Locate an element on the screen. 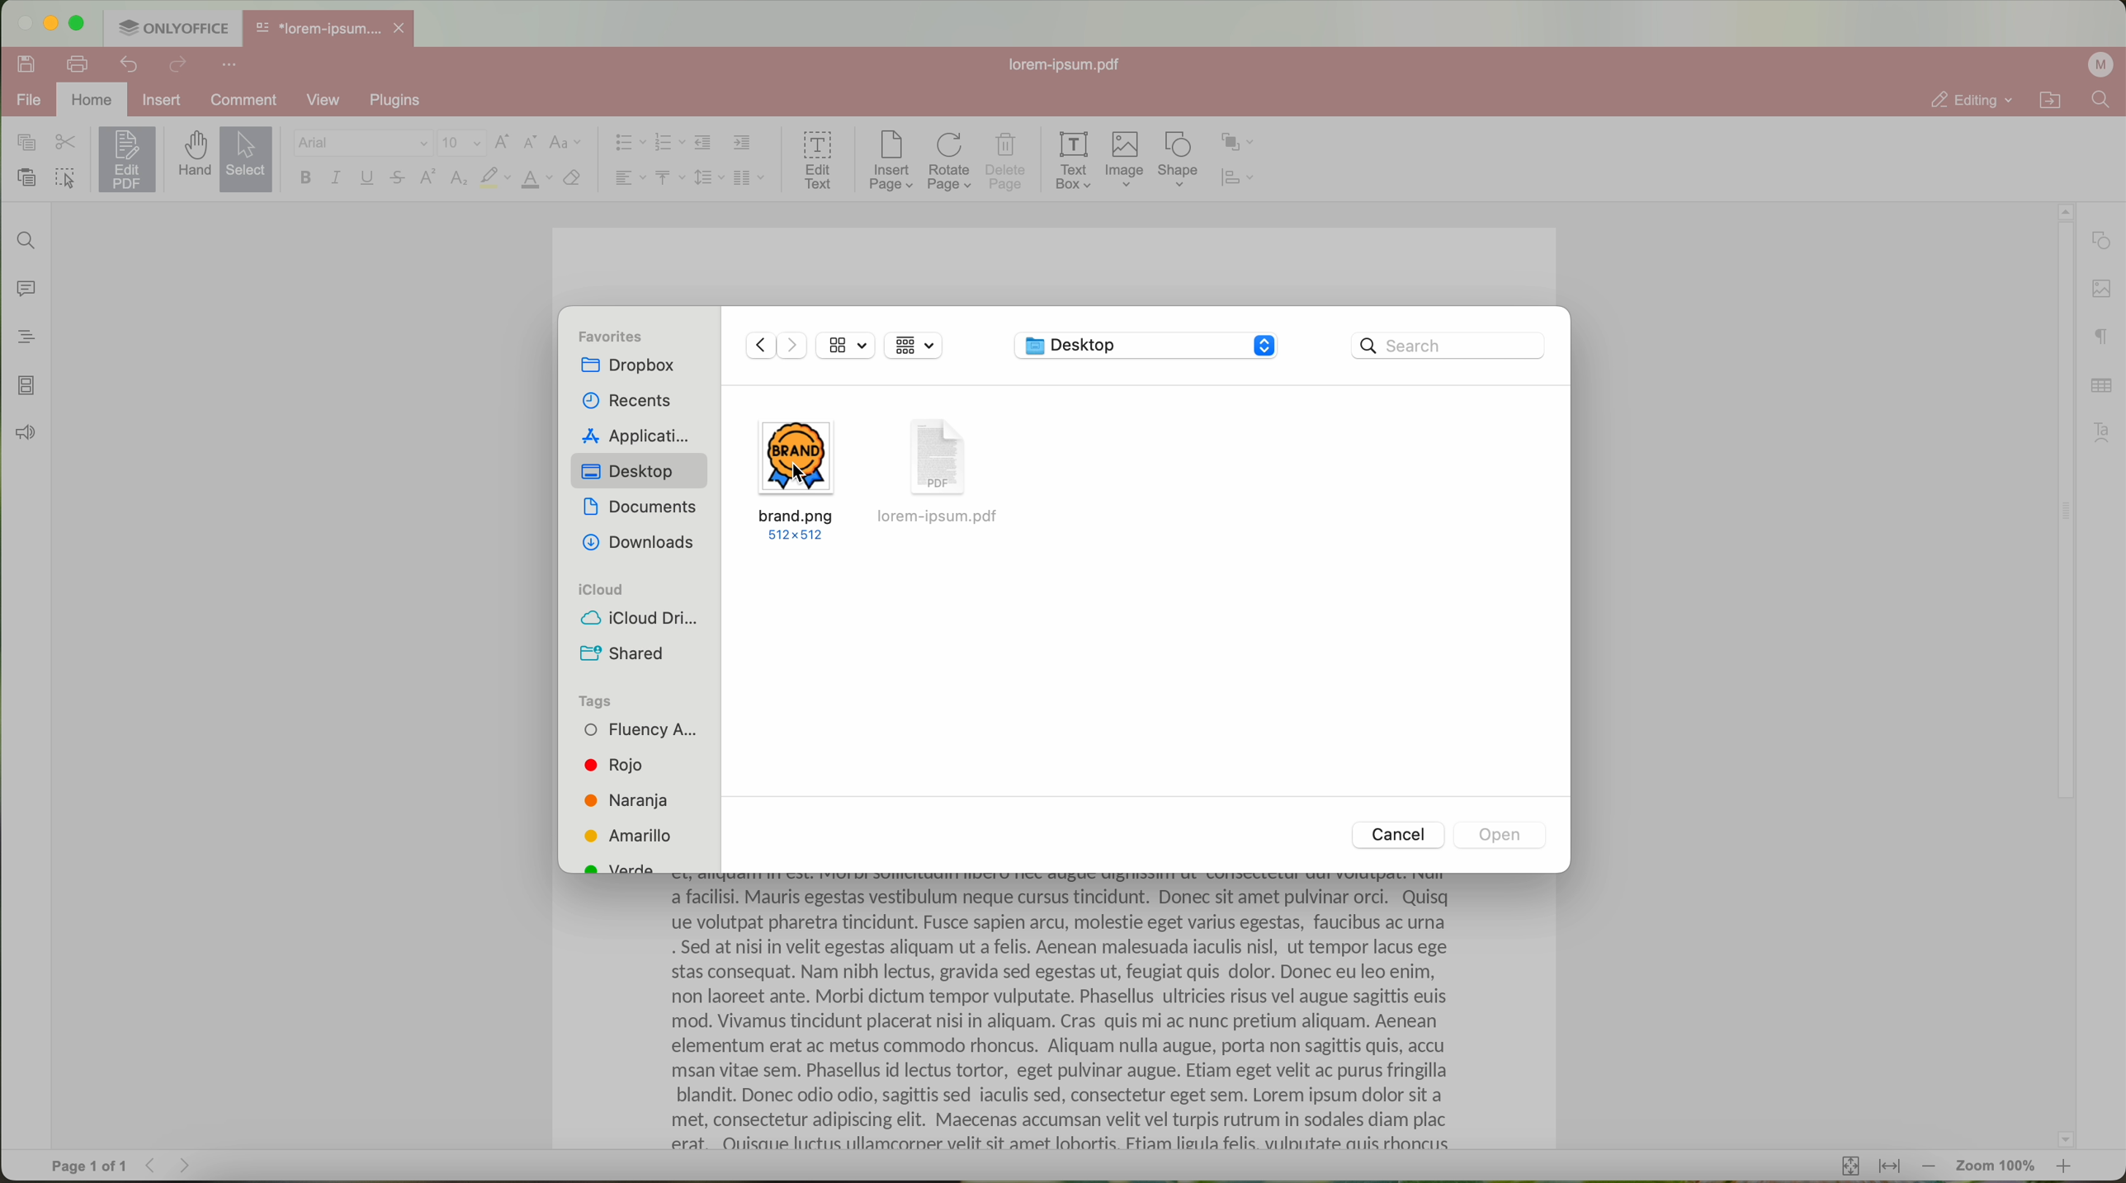 The height and width of the screenshot is (1183, 2126). Arial is located at coordinates (361, 144).